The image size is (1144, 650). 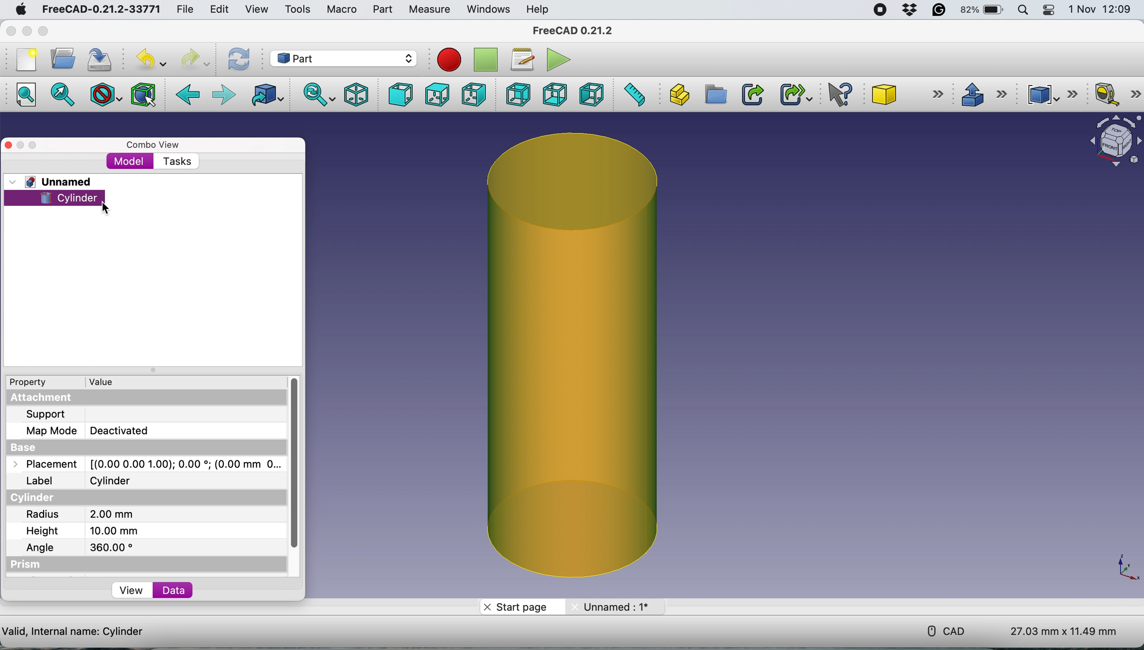 I want to click on cursor, so click(x=104, y=208).